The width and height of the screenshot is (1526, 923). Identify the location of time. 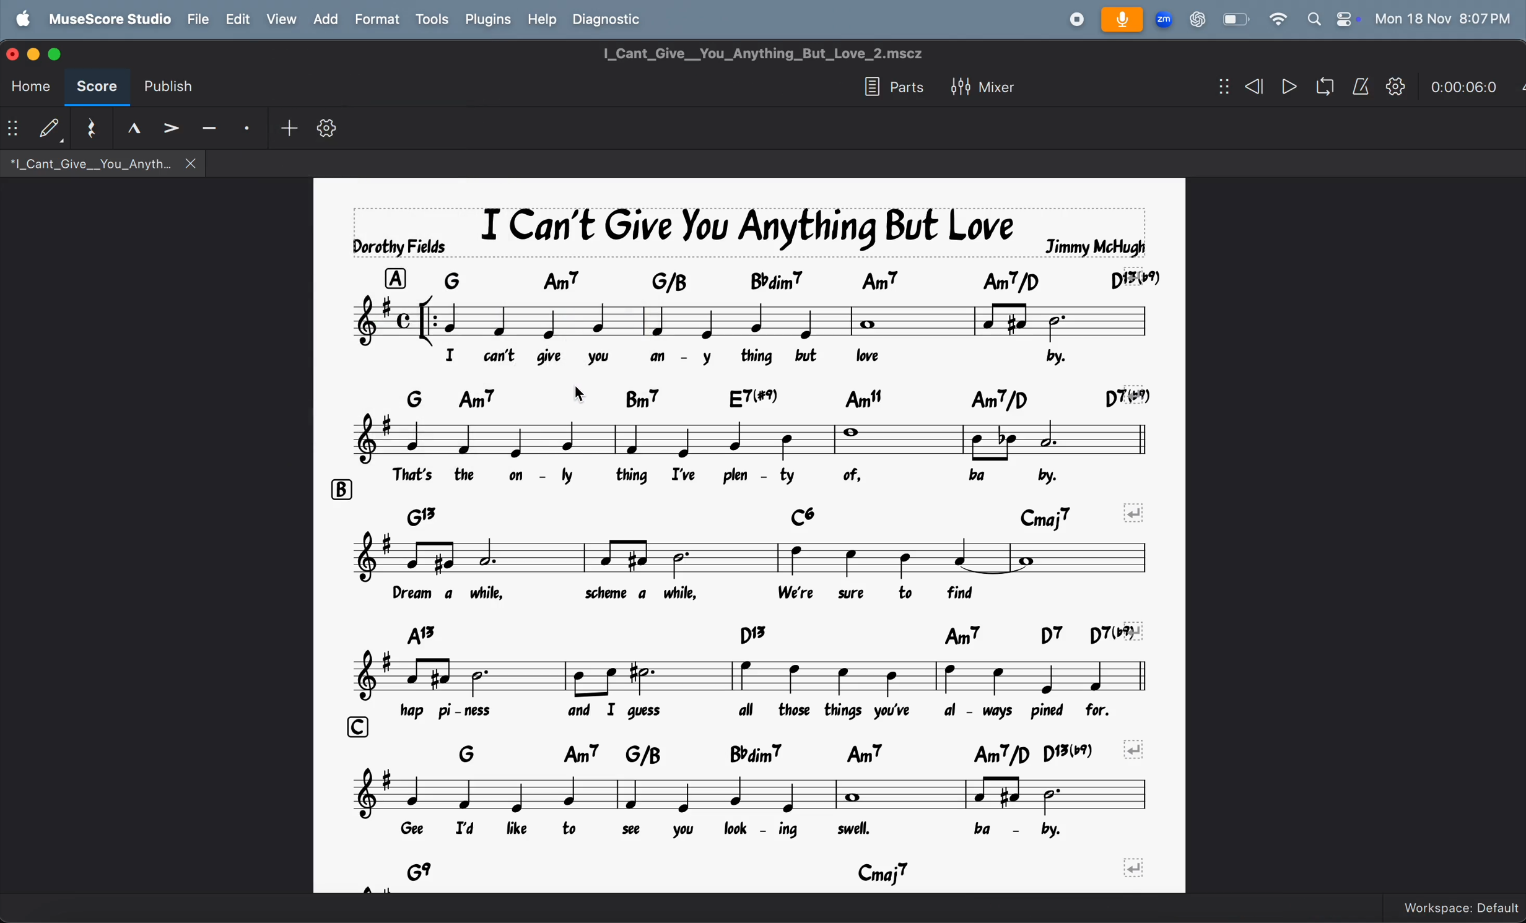
(1474, 89).